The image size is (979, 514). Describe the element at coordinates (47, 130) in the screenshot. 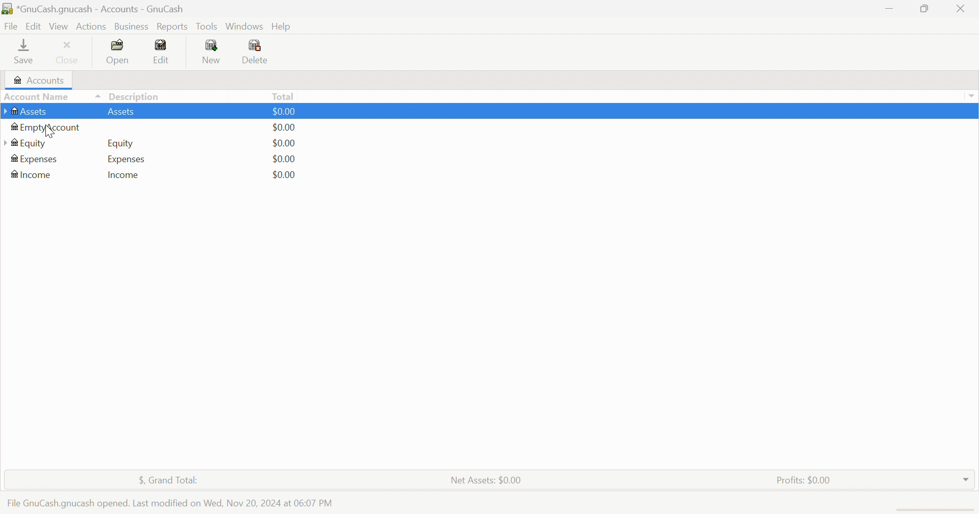

I see `cursor` at that location.